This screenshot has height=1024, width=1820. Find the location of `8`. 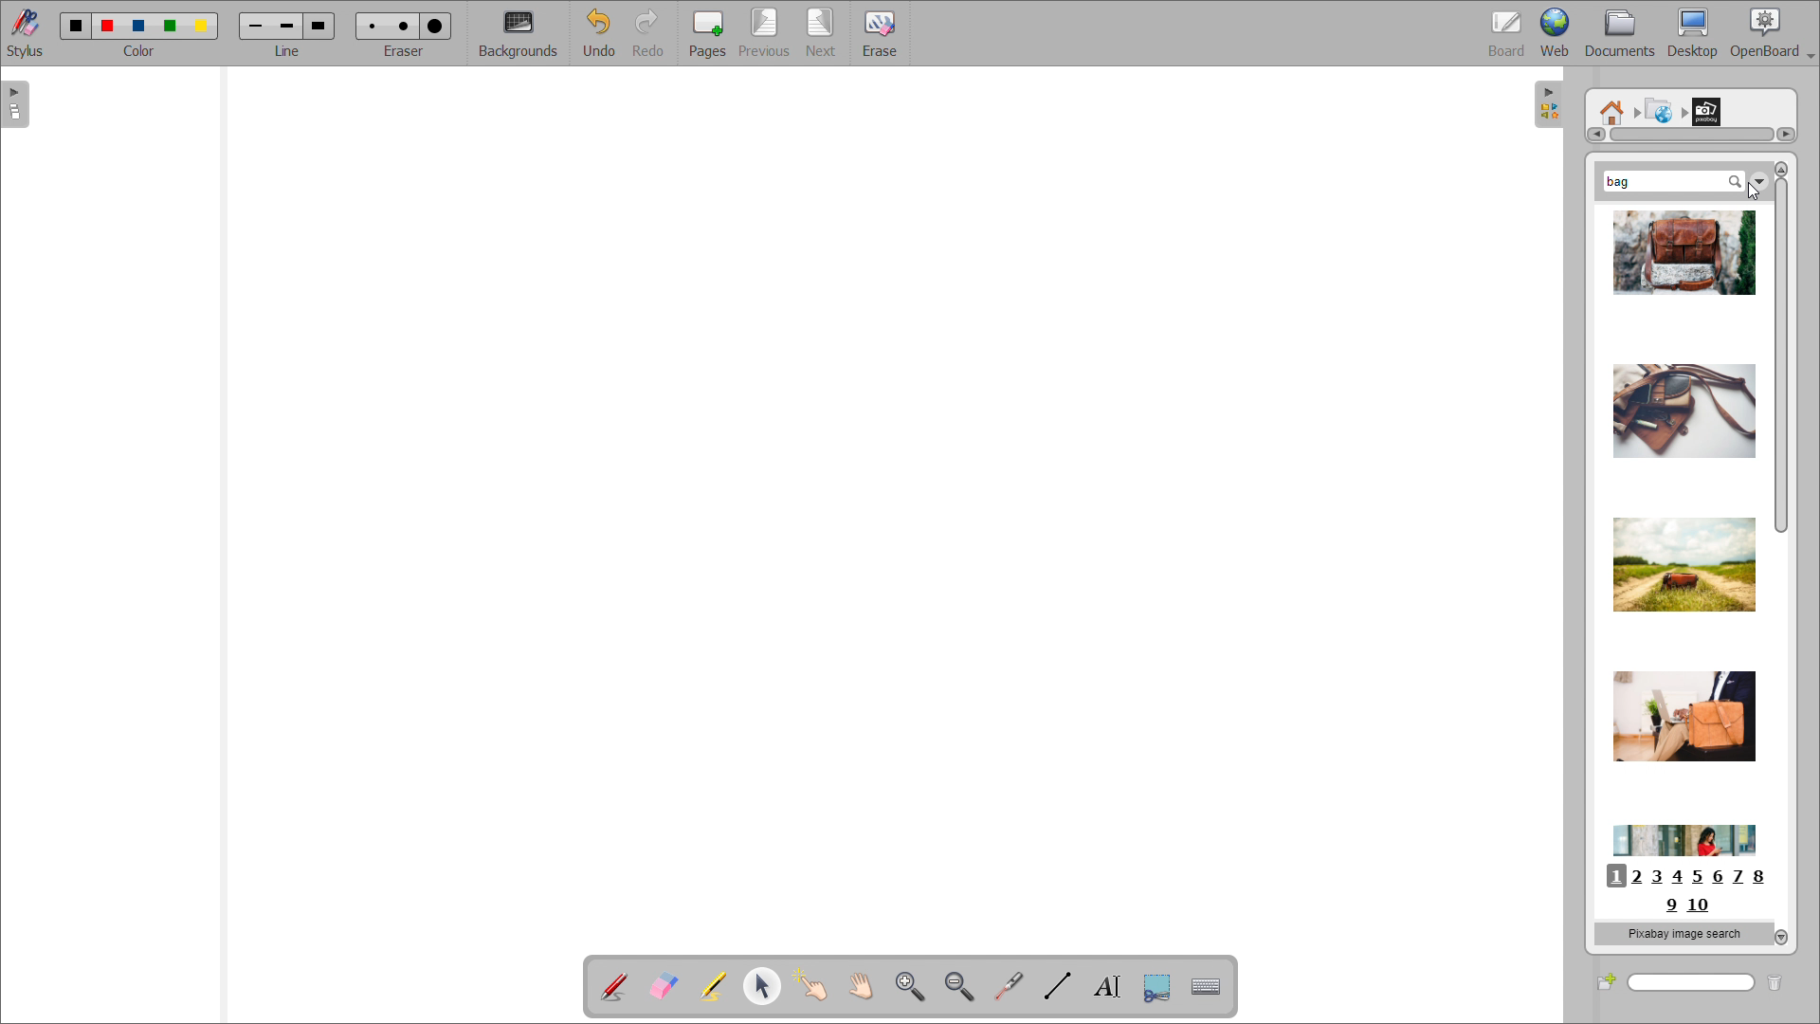

8 is located at coordinates (1765, 877).